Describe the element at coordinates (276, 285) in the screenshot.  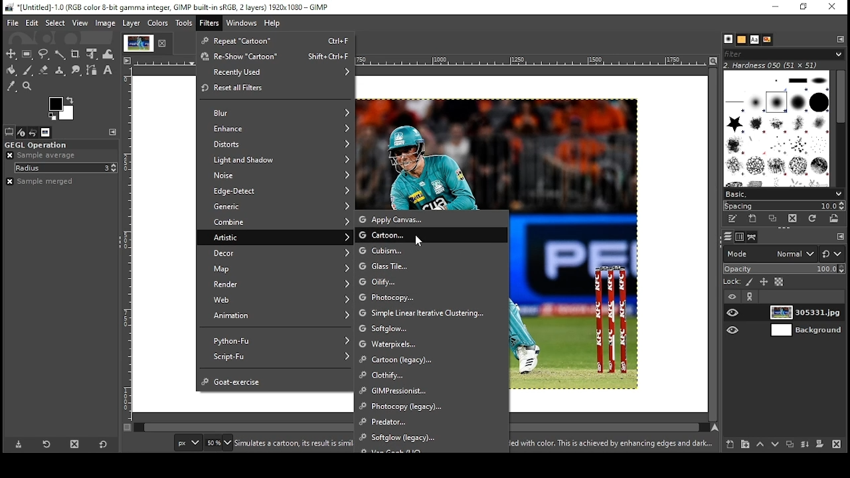
I see `render` at that location.